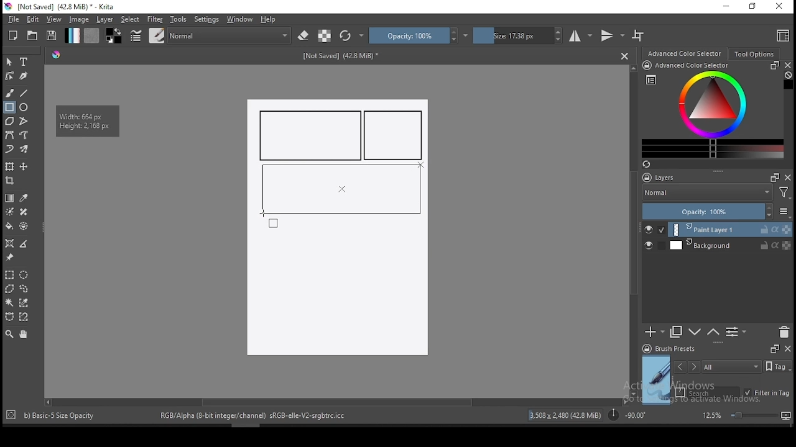 The width and height of the screenshot is (796, 447). What do you see at coordinates (787, 348) in the screenshot?
I see `close docker` at bounding box center [787, 348].